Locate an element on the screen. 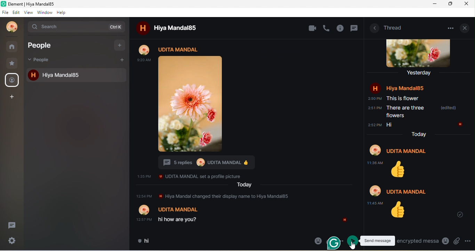  Profile picture is located at coordinates (144, 210).